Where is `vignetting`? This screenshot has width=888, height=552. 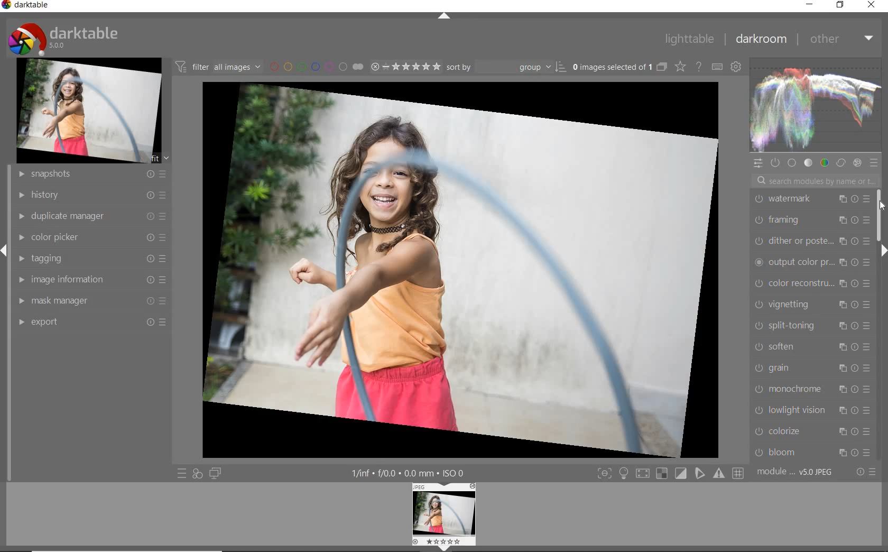
vignetting is located at coordinates (814, 305).